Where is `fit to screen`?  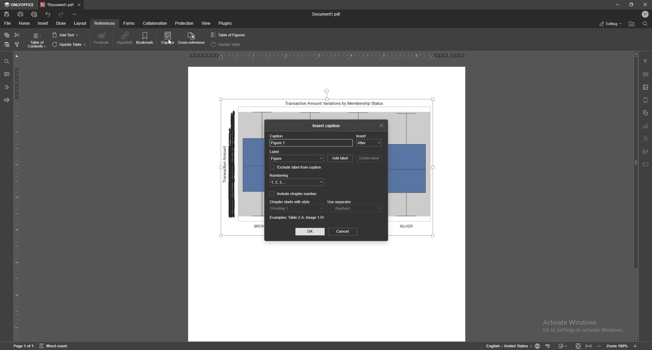 fit to screen is located at coordinates (579, 345).